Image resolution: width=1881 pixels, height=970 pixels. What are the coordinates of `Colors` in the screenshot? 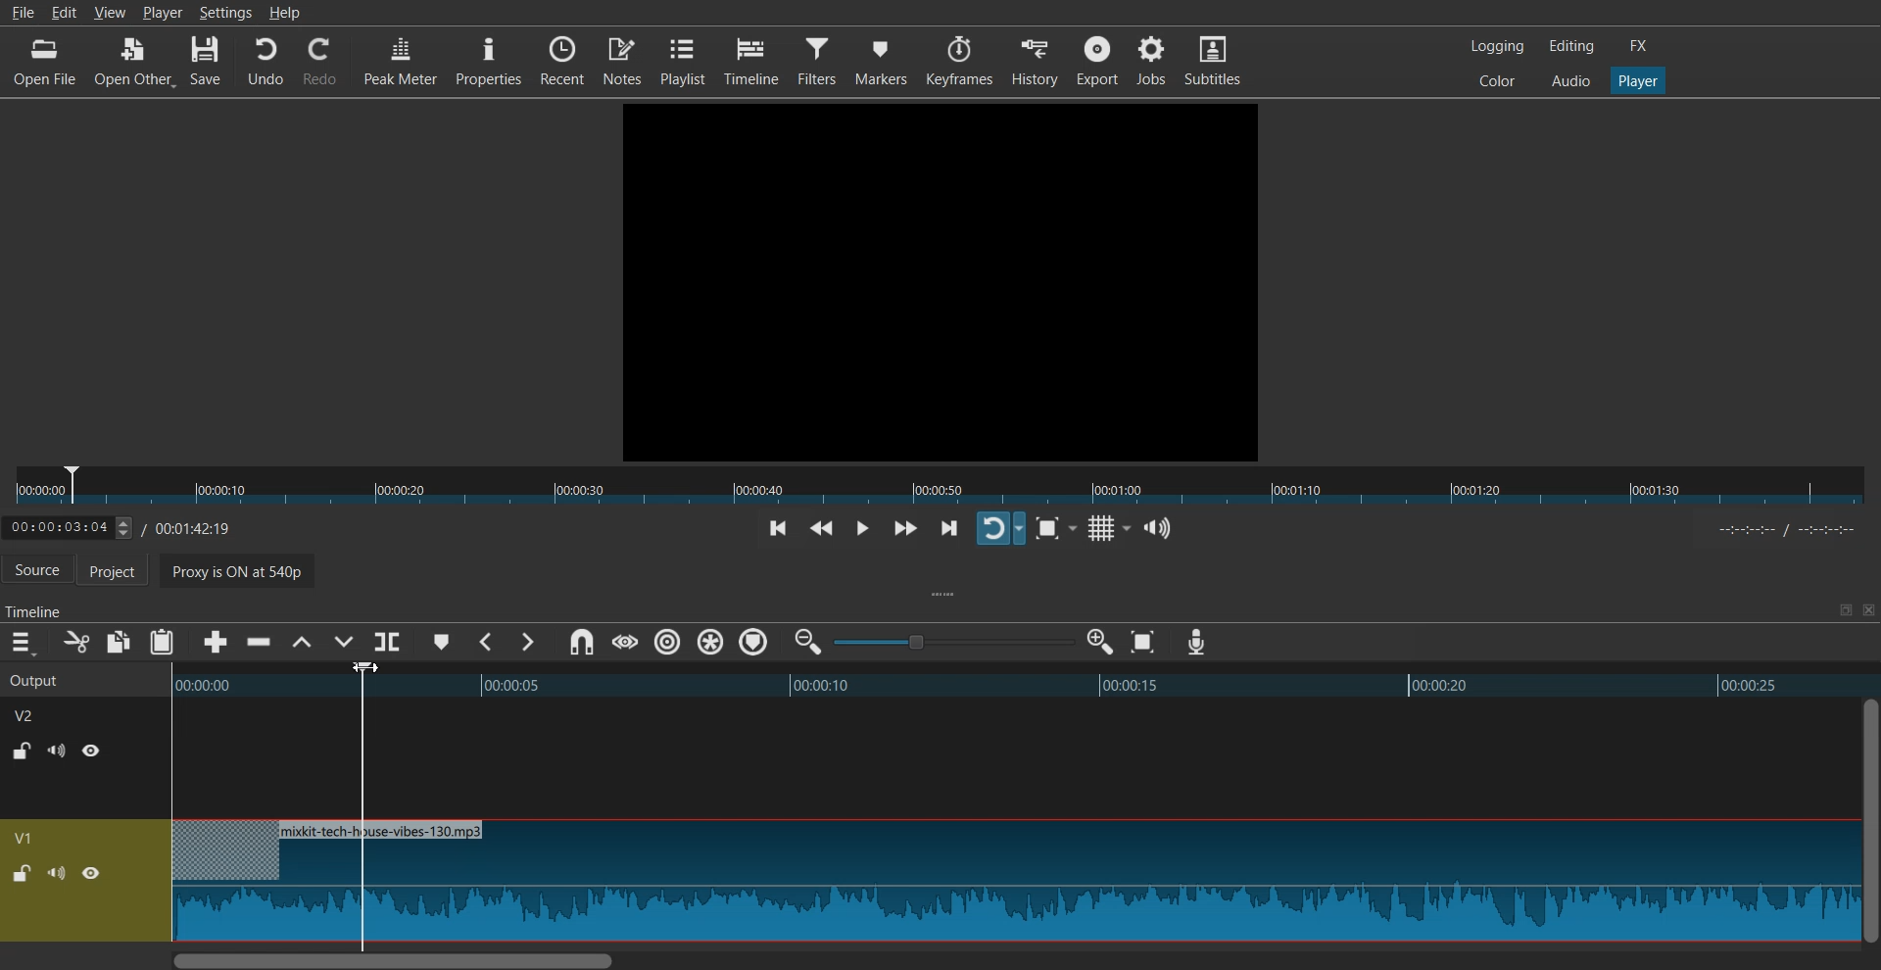 It's located at (1497, 79).